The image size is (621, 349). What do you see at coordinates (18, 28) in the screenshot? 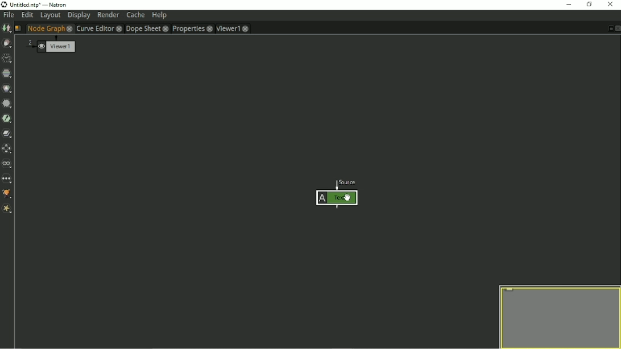
I see `Script name` at bounding box center [18, 28].